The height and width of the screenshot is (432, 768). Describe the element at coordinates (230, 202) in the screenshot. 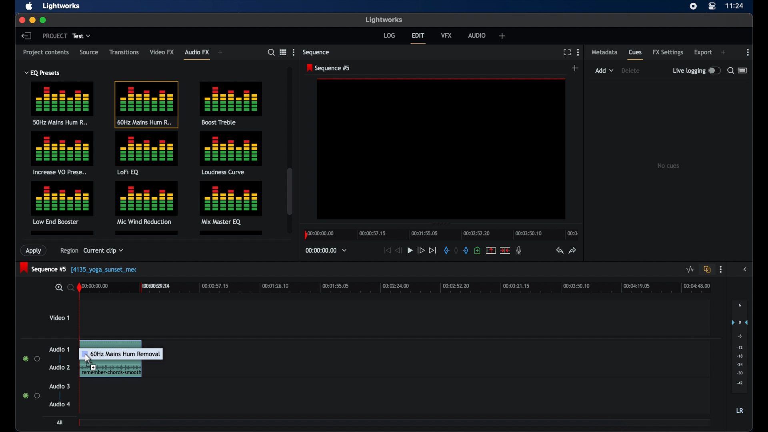

I see `mix master eq` at that location.